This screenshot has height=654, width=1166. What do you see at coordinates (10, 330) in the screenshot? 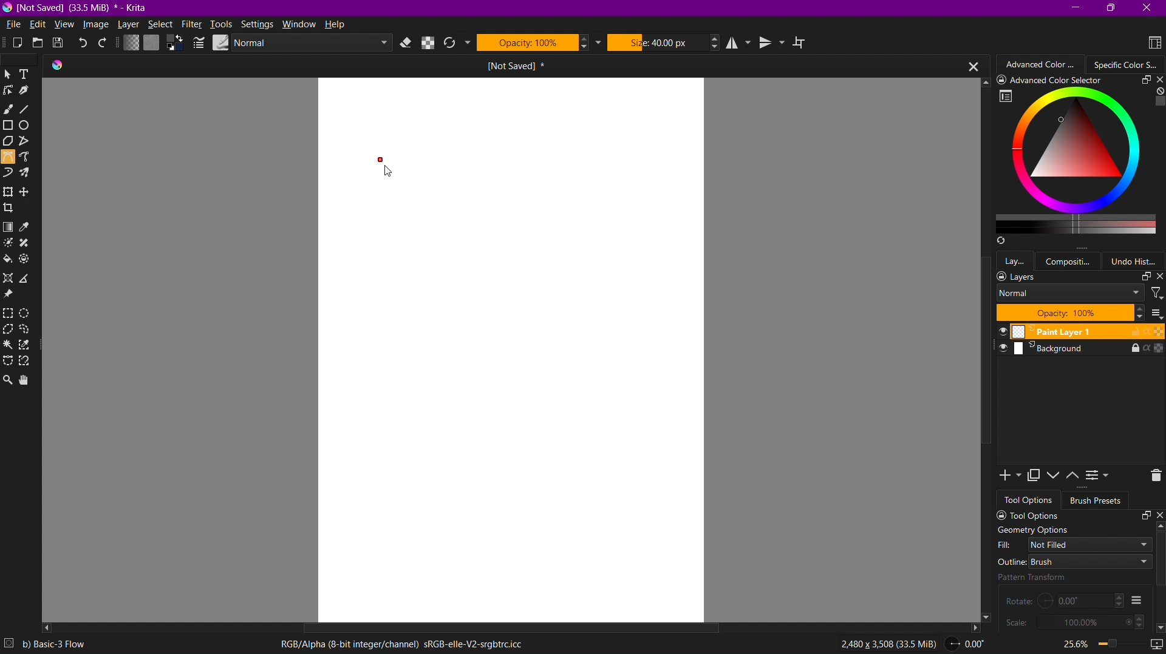
I see `Polygonal Selection Tool` at bounding box center [10, 330].